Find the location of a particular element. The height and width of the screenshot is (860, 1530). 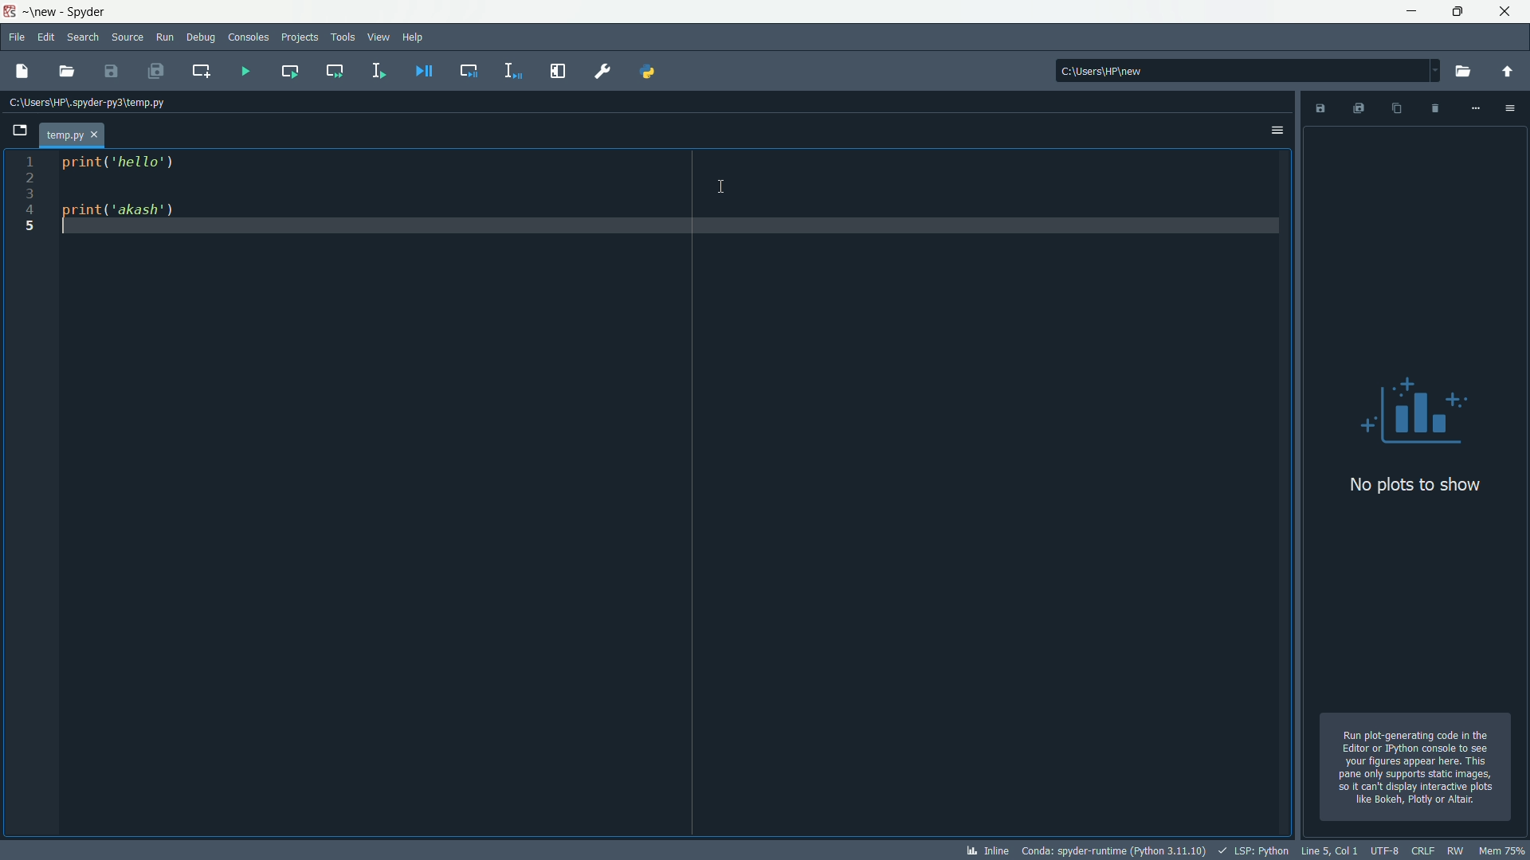

Current file tab is located at coordinates (72, 135).